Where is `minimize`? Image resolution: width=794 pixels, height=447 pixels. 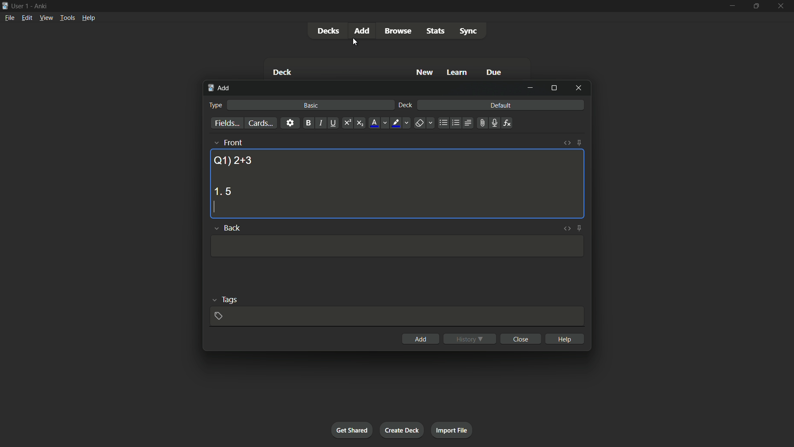
minimize is located at coordinates (732, 5).